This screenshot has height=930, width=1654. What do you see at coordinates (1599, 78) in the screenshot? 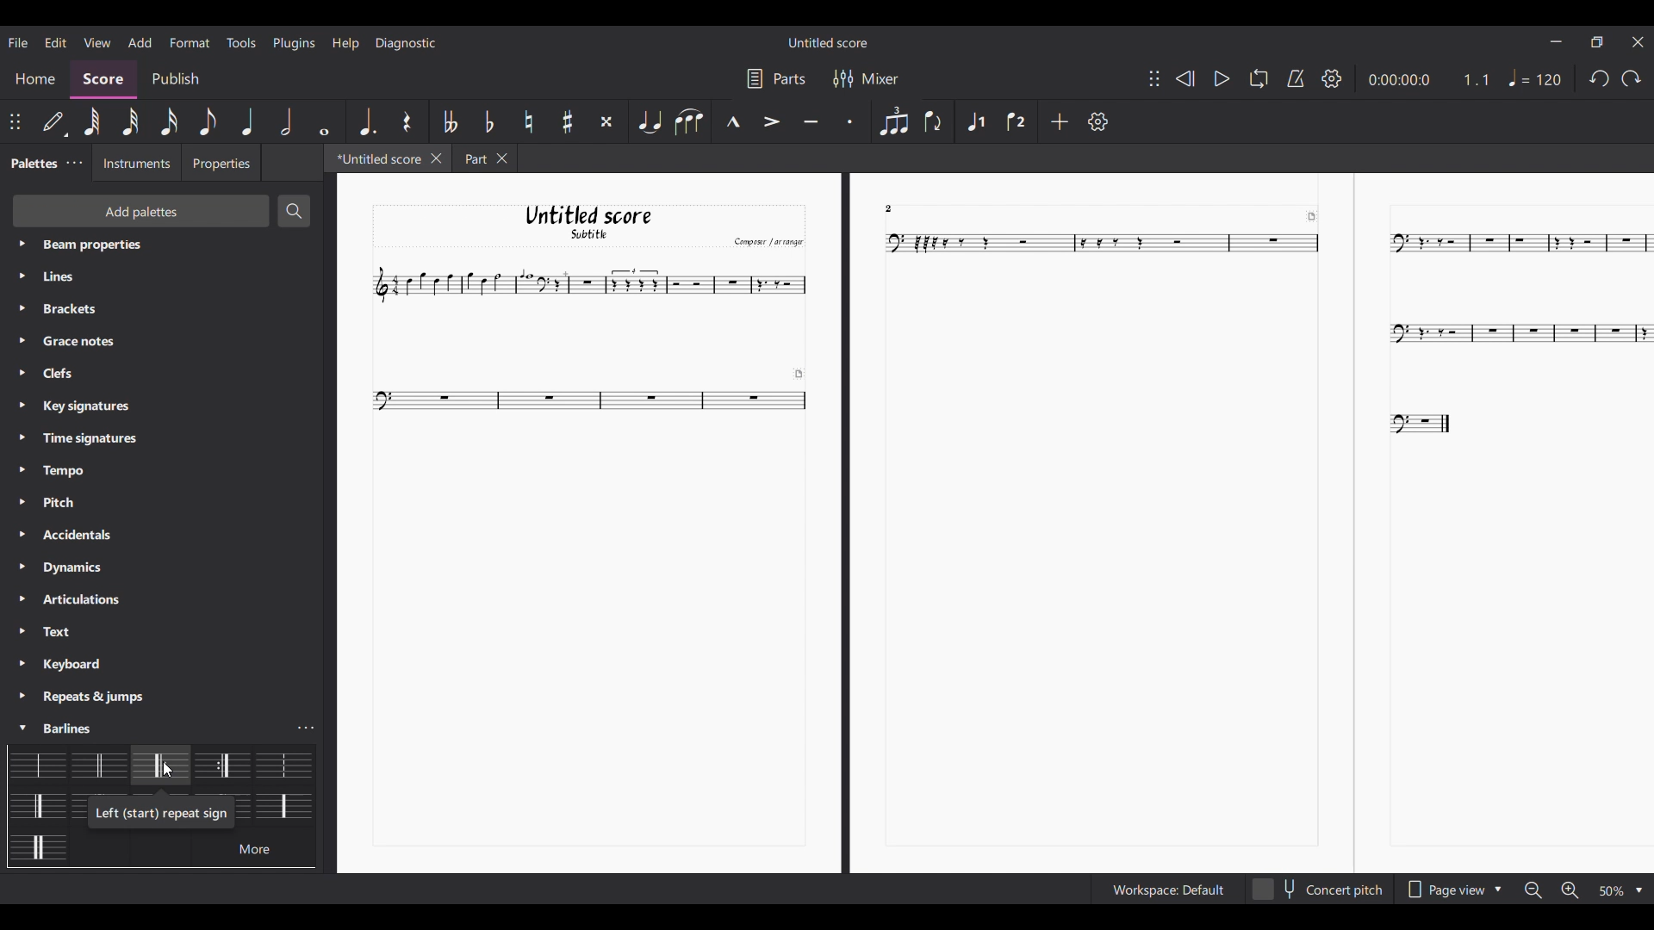
I see `Undo` at bounding box center [1599, 78].